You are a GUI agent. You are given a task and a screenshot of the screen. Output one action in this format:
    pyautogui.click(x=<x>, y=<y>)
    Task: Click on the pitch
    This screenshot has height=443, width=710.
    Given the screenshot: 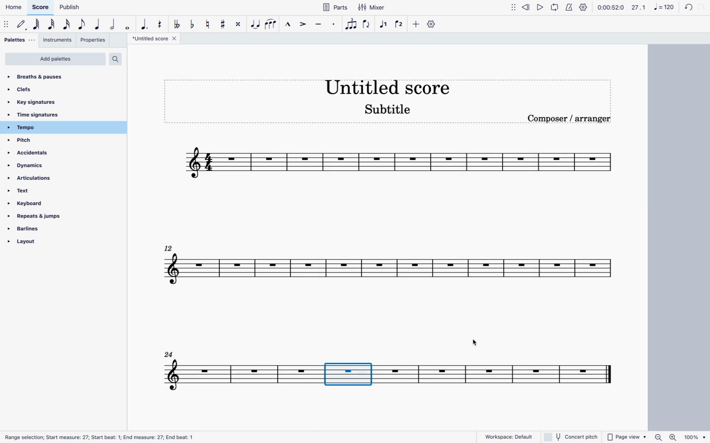 What is the action you would take?
    pyautogui.click(x=33, y=141)
    